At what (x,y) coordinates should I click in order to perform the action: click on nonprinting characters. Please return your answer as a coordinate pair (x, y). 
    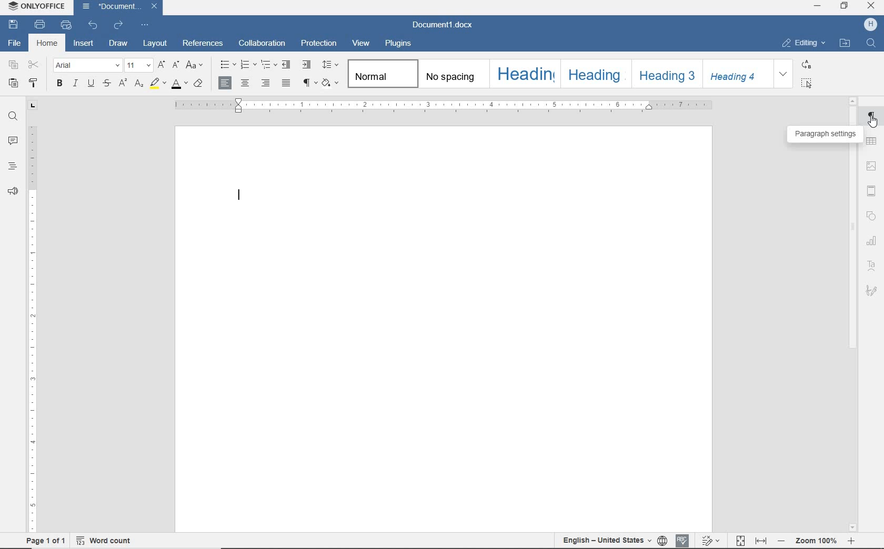
    Looking at the image, I should click on (309, 84).